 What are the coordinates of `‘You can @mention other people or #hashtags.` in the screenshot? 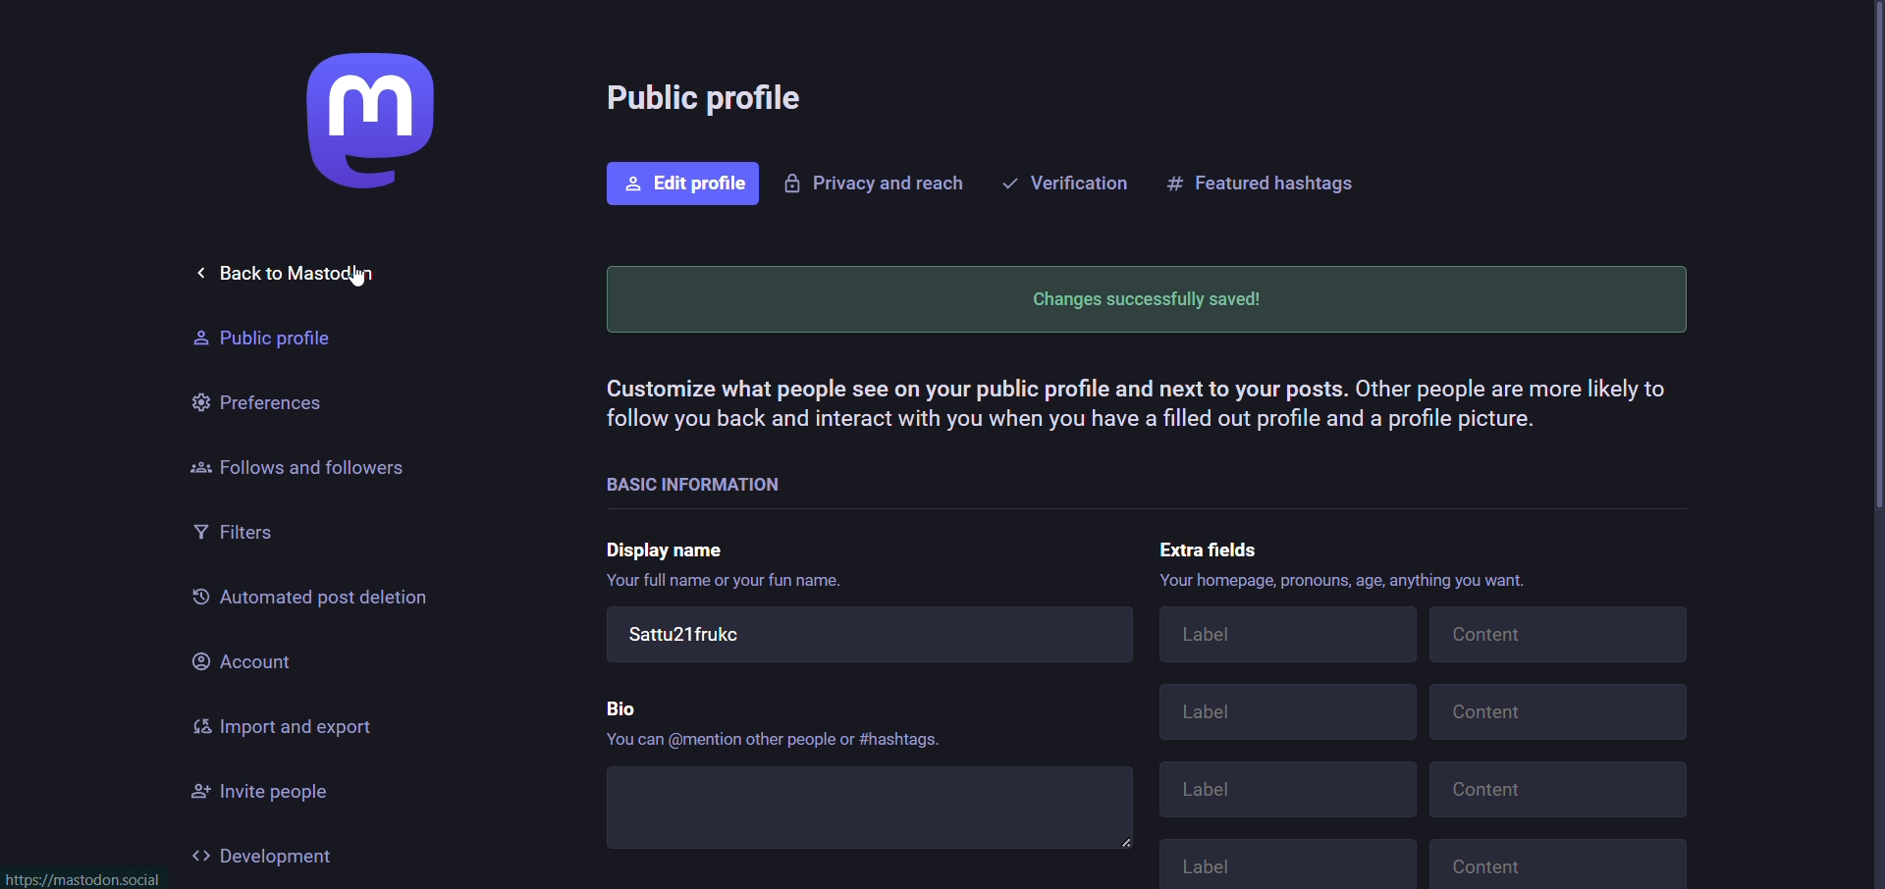 It's located at (775, 741).